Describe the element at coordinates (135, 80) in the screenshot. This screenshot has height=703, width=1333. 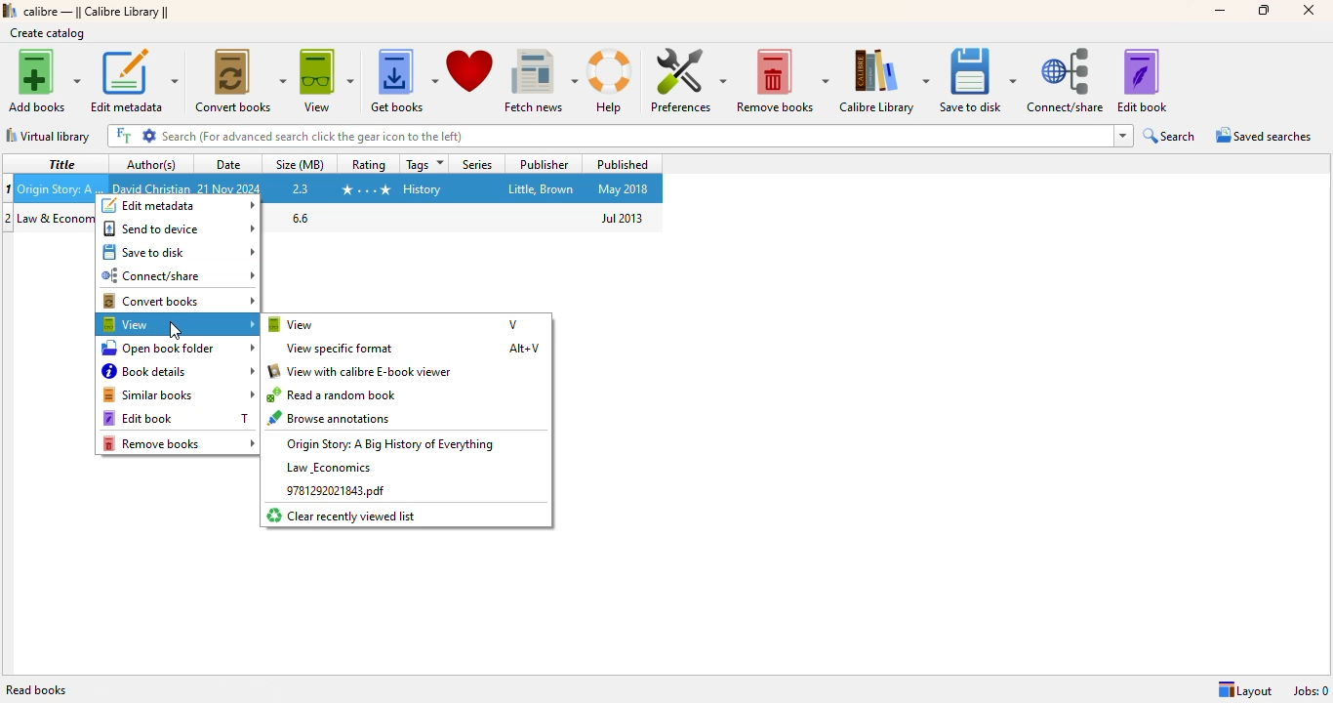
I see `edit metadata` at that location.